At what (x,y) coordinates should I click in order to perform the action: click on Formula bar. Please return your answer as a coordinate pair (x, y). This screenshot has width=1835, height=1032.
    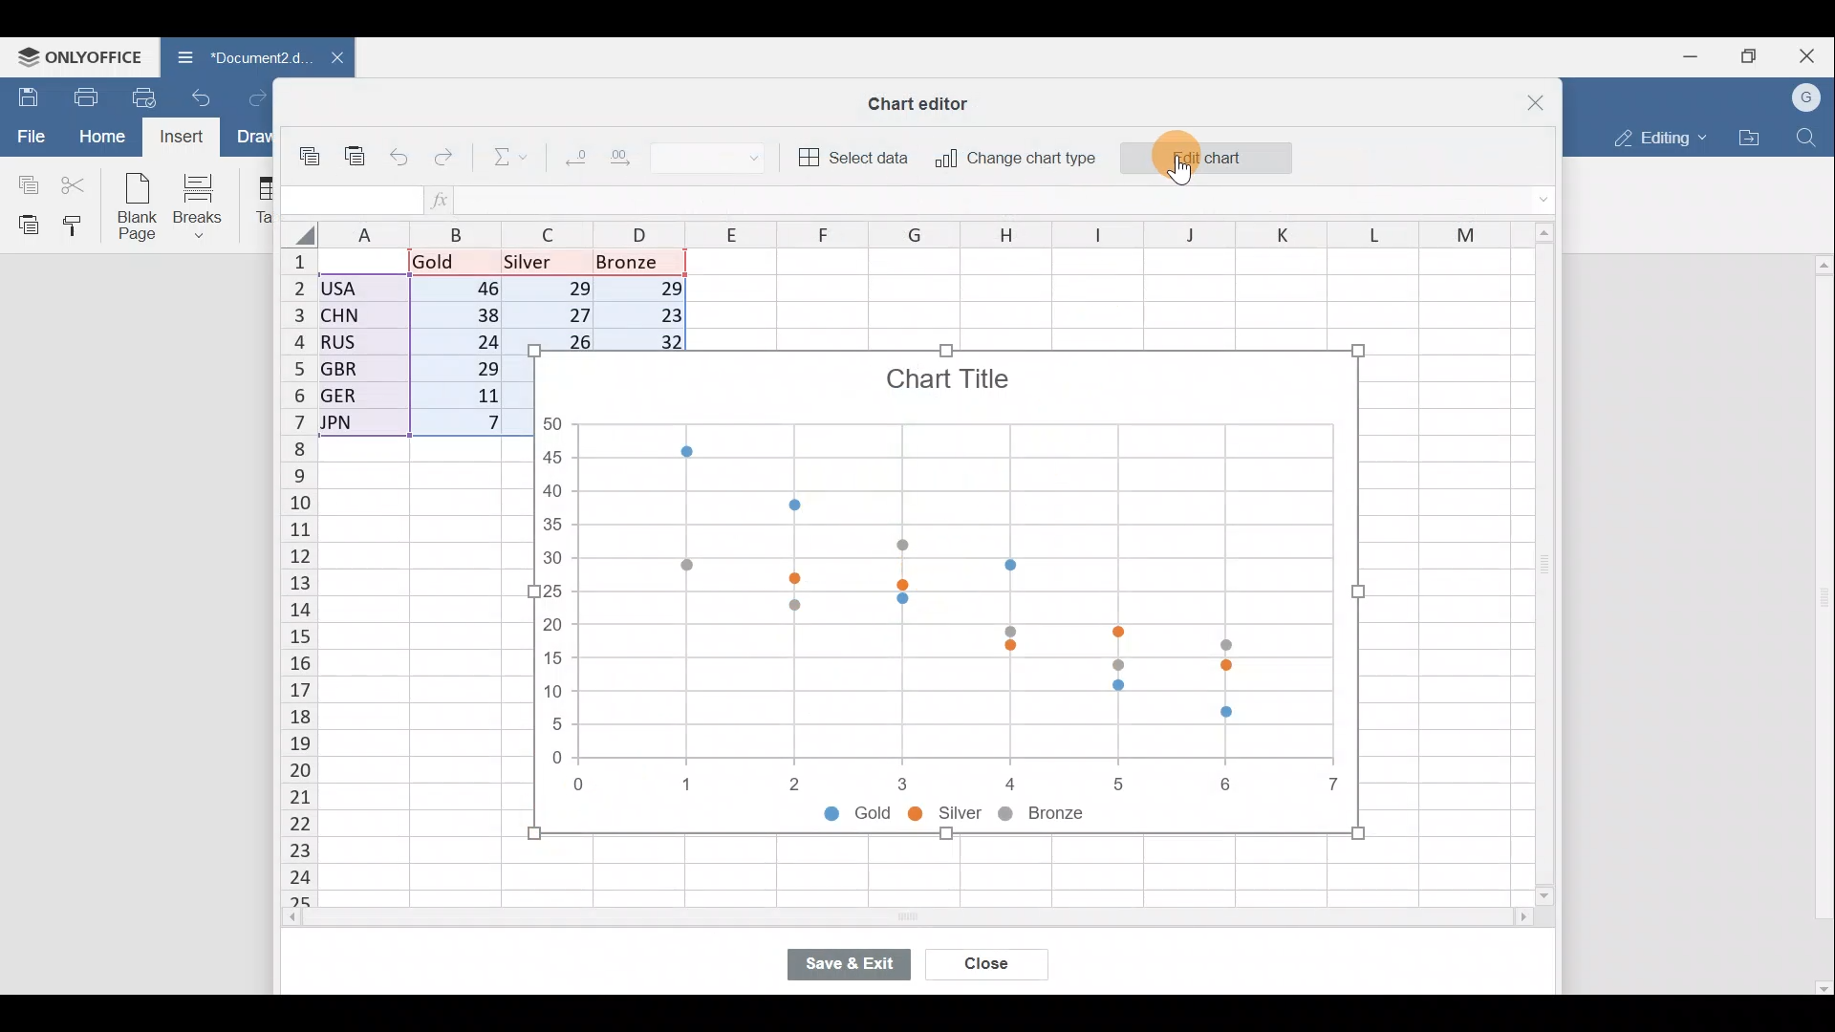
    Looking at the image, I should click on (997, 202).